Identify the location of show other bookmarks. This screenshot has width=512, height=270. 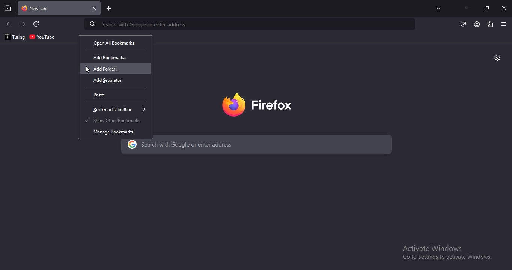
(114, 120).